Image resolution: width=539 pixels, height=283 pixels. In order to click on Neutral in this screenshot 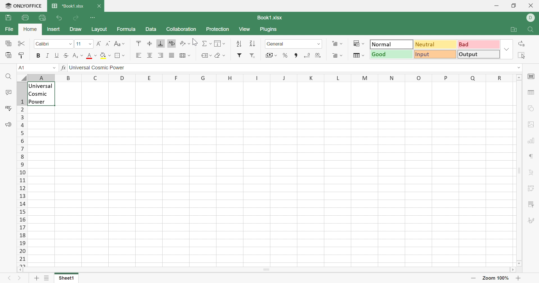, I will do `click(435, 45)`.